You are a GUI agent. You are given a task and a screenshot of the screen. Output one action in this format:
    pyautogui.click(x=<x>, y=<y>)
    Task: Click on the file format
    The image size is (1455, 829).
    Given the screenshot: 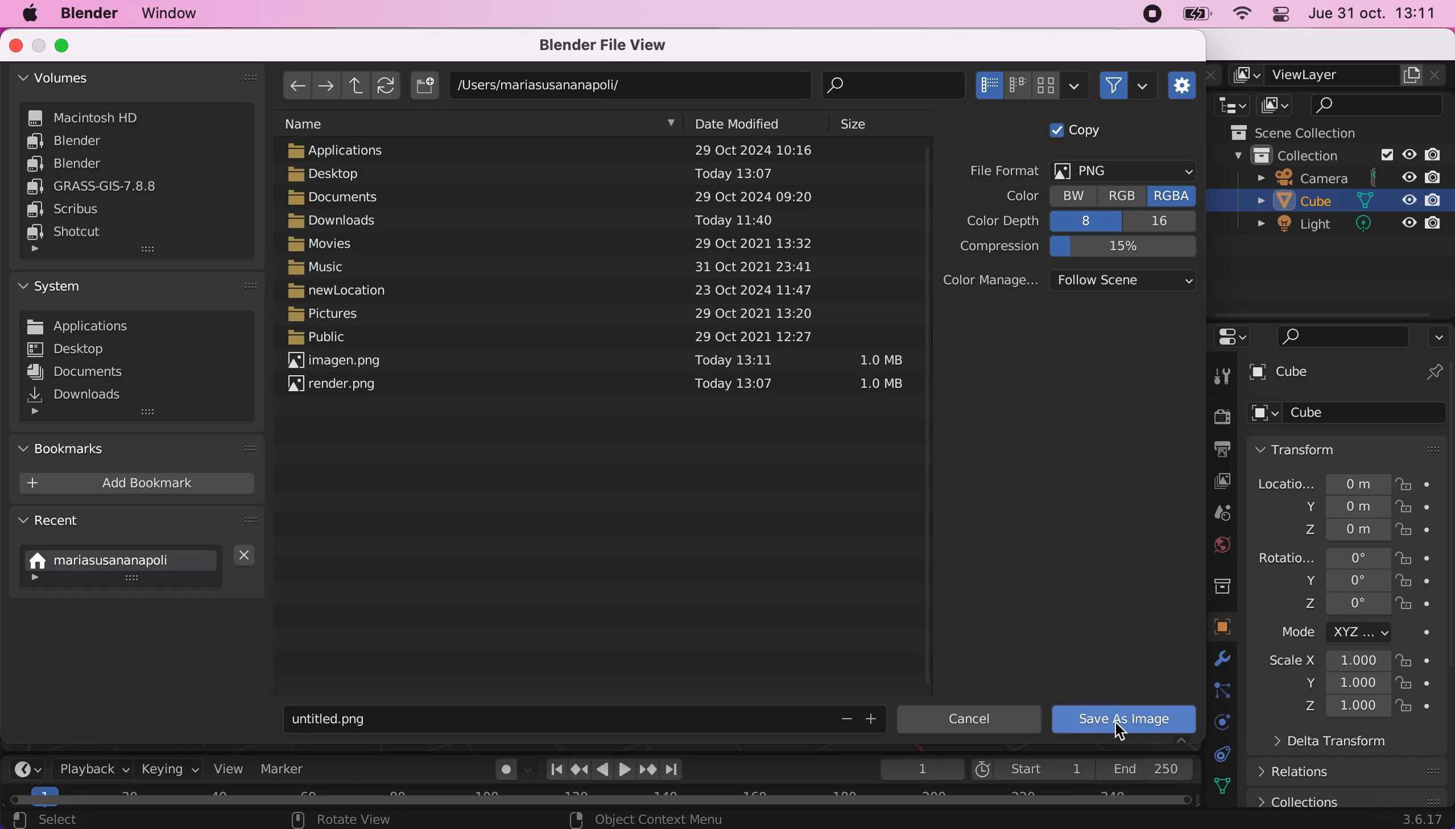 What is the action you would take?
    pyautogui.click(x=1083, y=171)
    